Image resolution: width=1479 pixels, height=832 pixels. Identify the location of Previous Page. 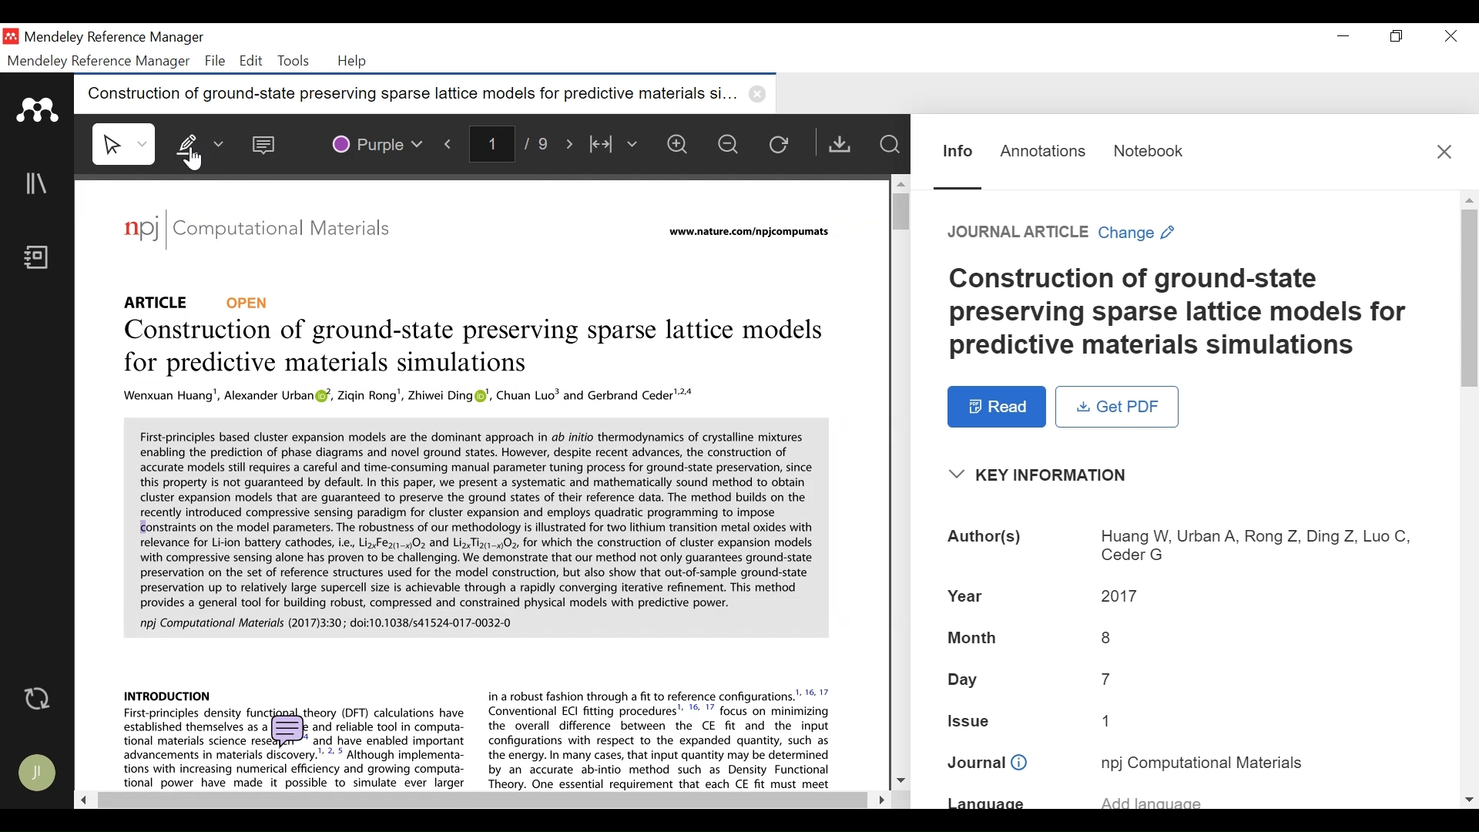
(451, 141).